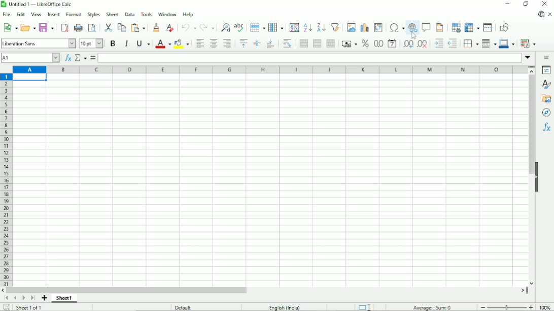 The width and height of the screenshot is (554, 311). Describe the element at coordinates (472, 27) in the screenshot. I see `Freeze rows and columns` at that location.